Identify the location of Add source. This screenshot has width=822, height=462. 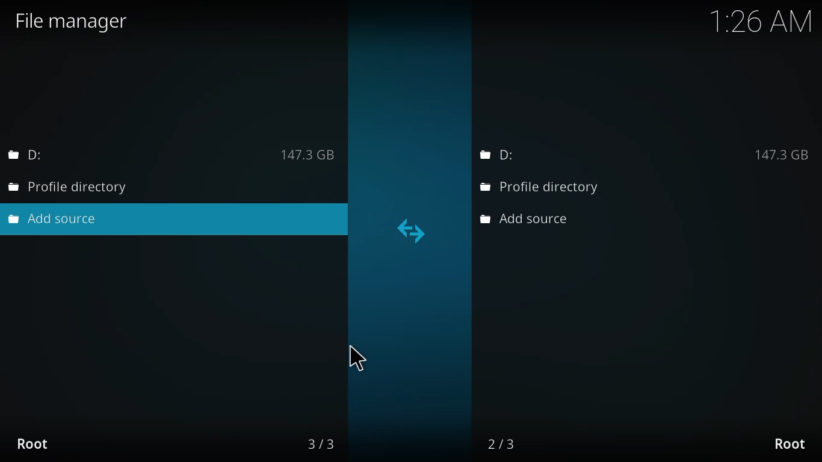
(527, 219).